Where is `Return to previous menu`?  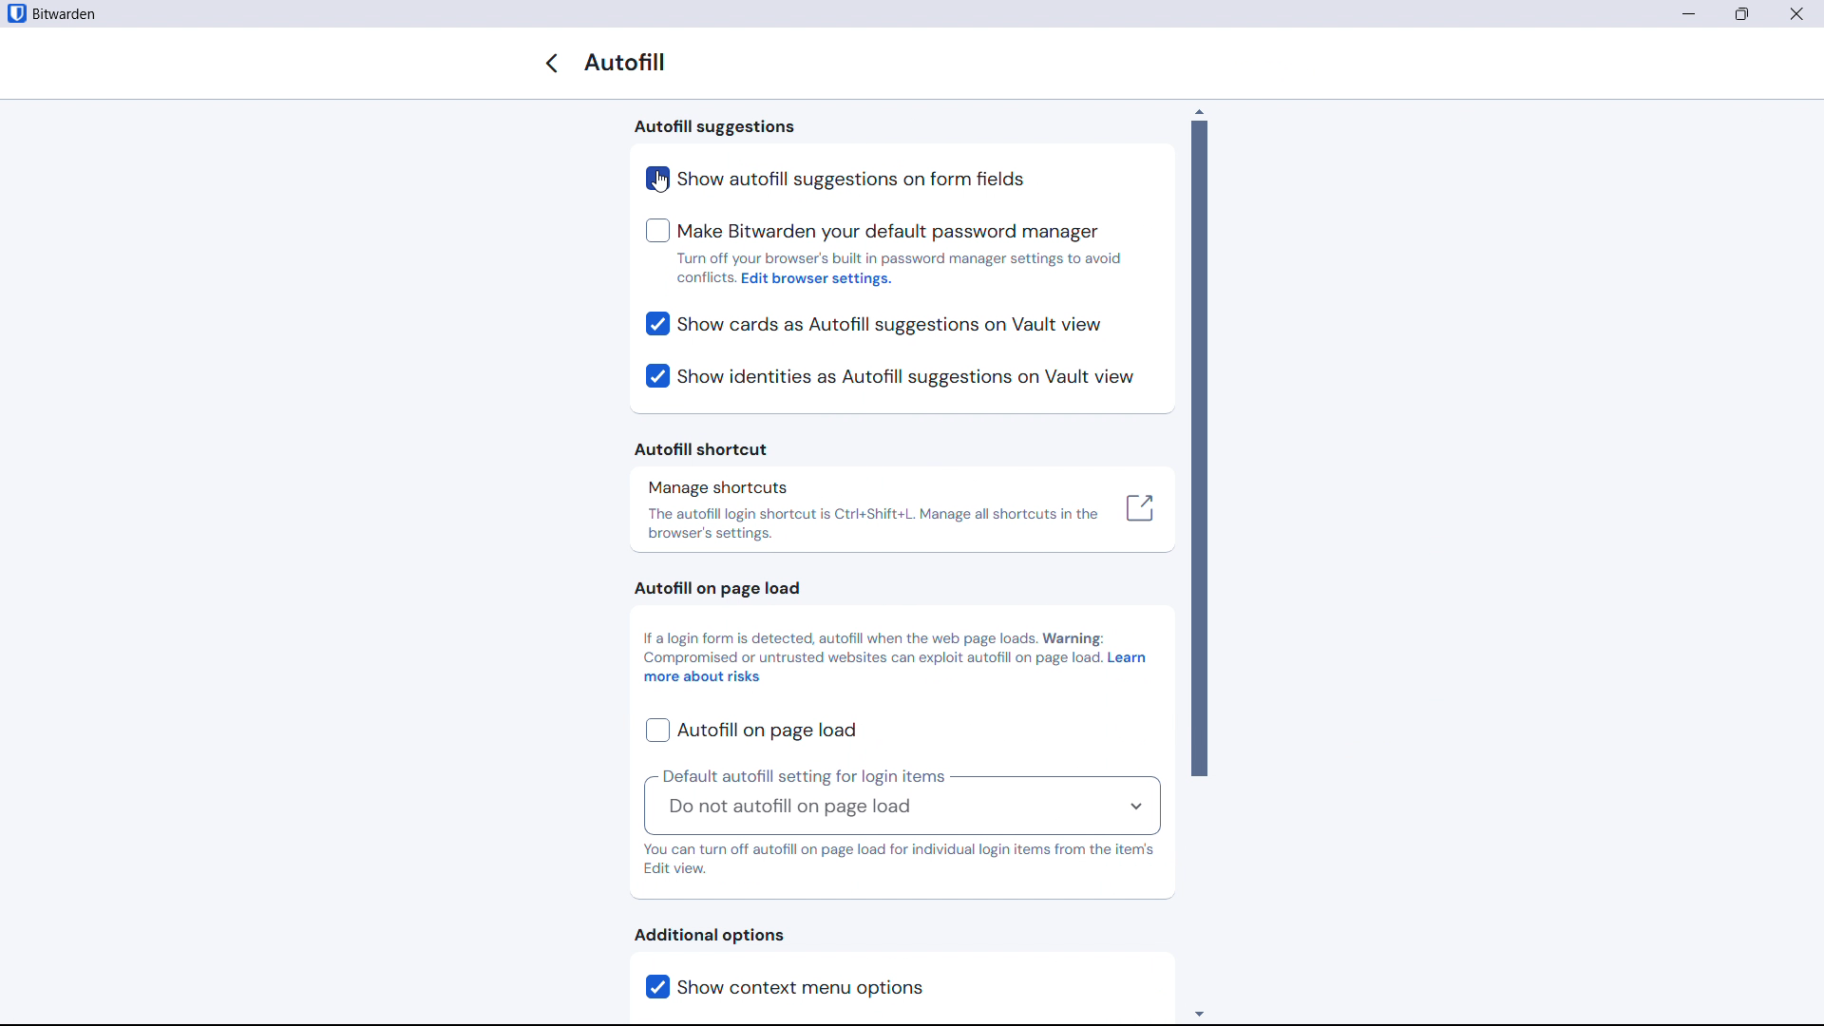 Return to previous menu is located at coordinates (551, 63).